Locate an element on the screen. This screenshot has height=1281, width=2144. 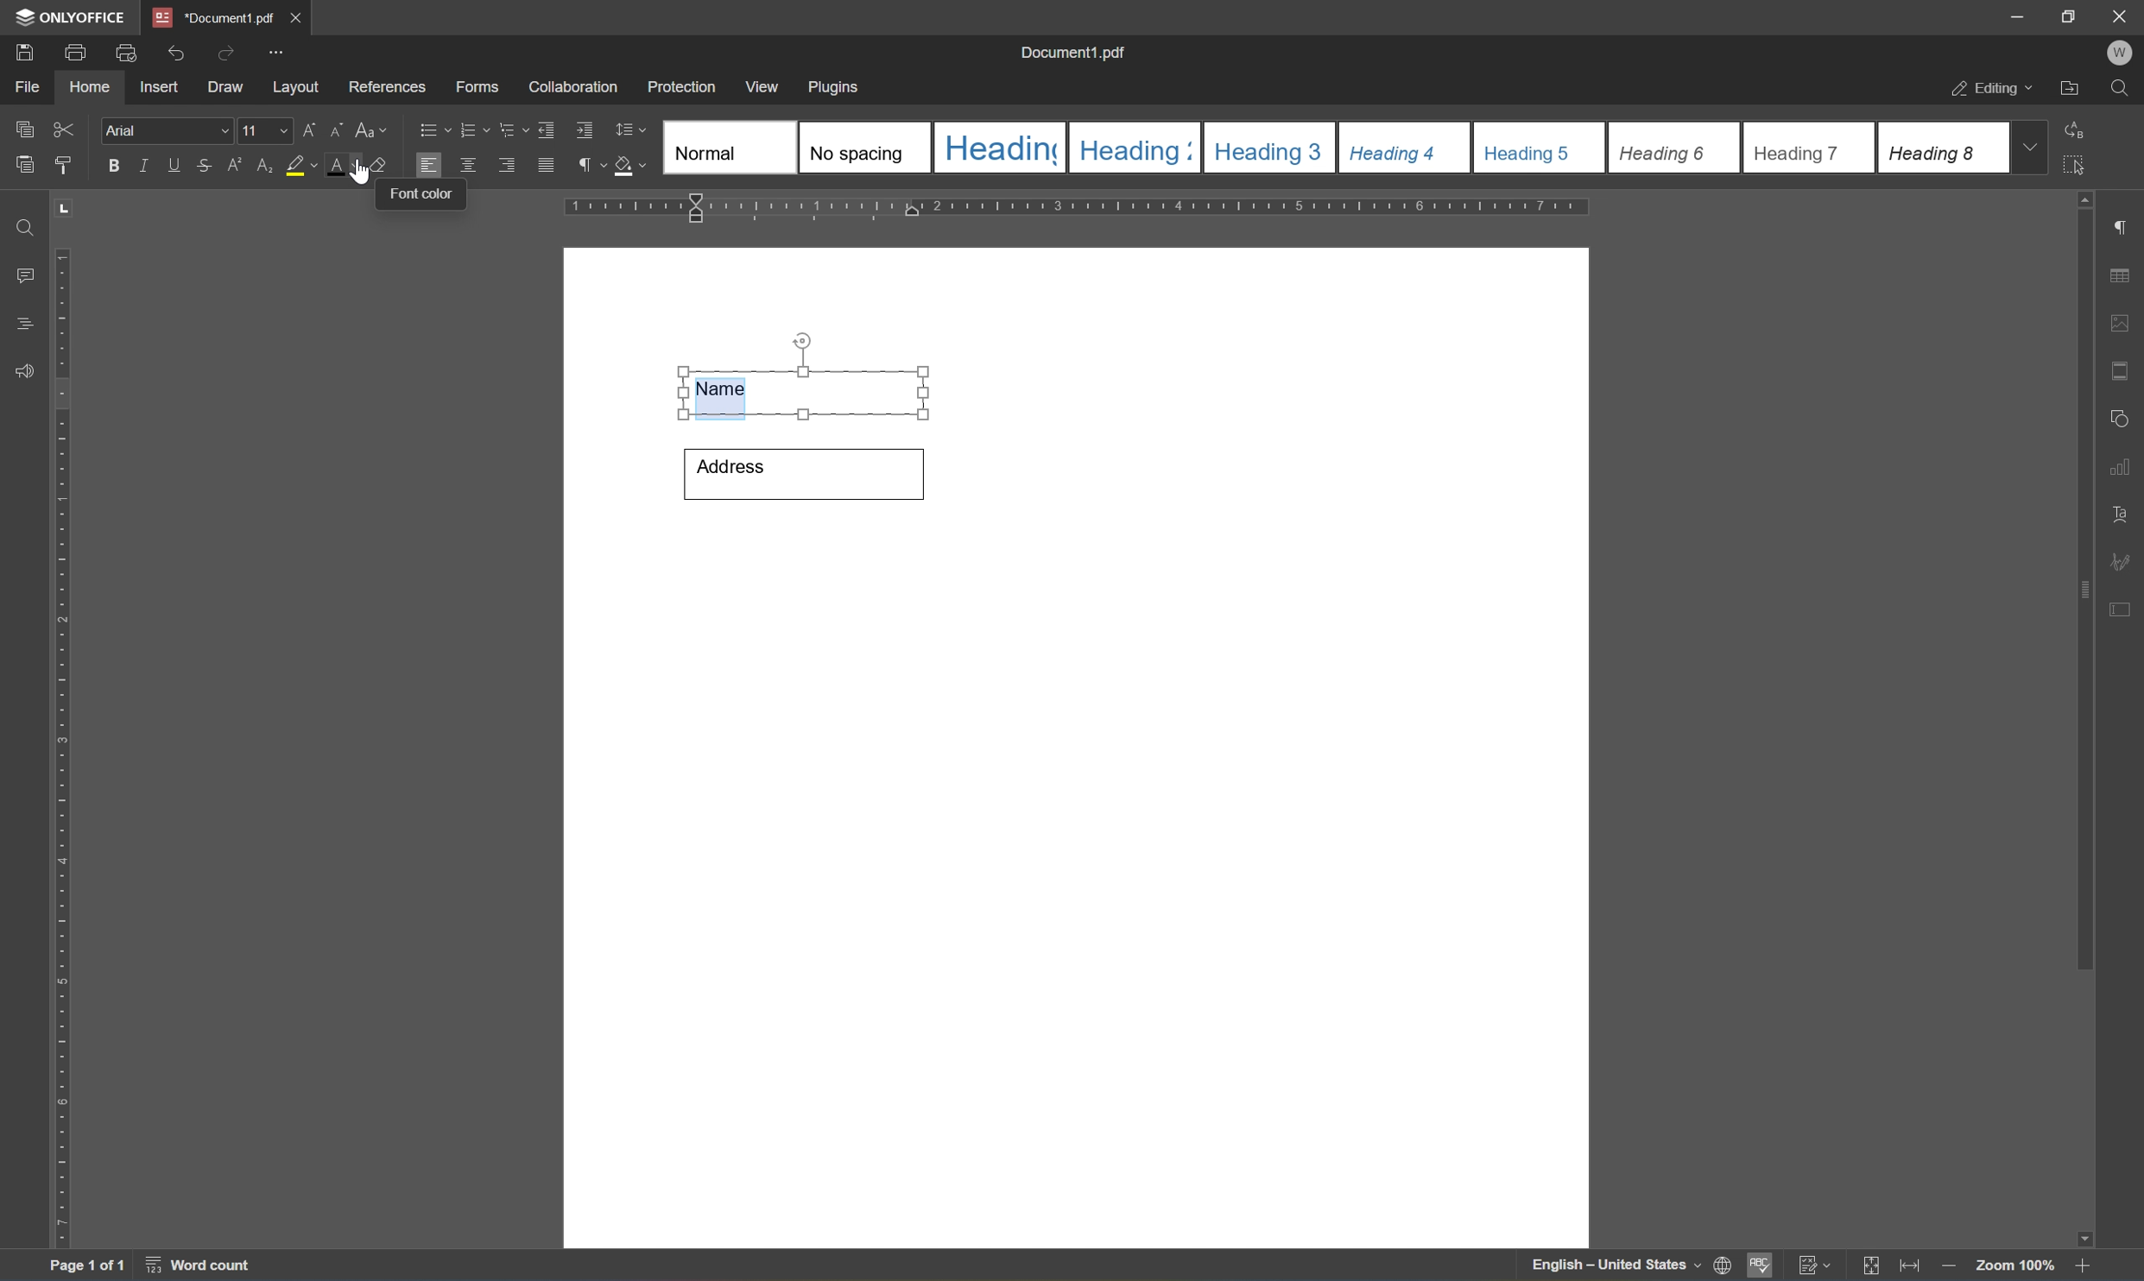
view is located at coordinates (765, 85).